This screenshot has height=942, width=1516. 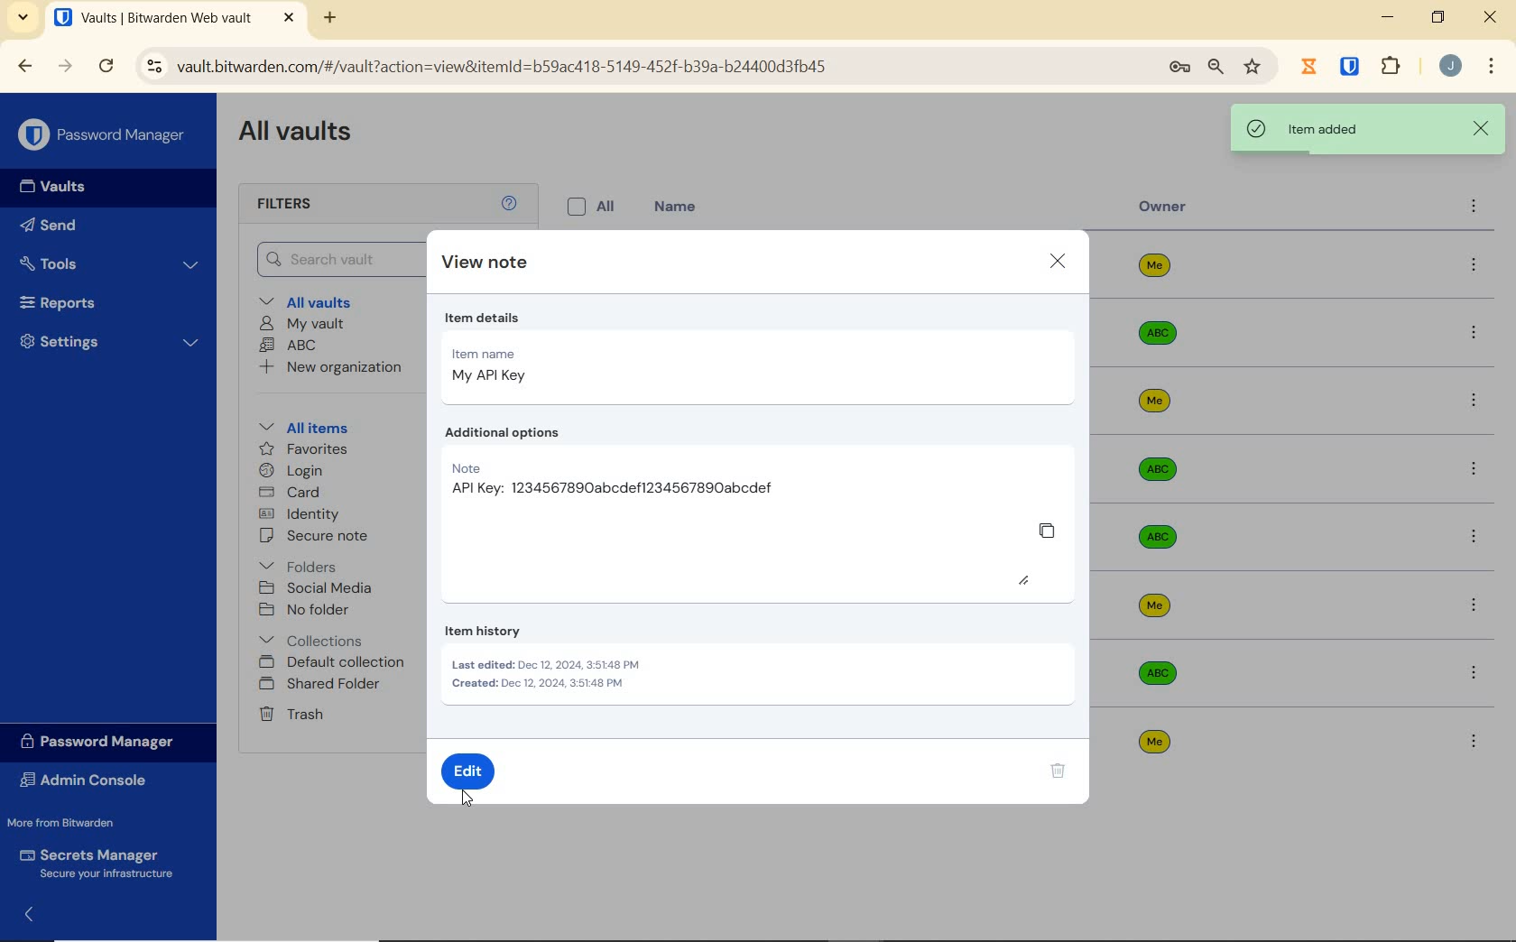 What do you see at coordinates (111, 346) in the screenshot?
I see `Settings` at bounding box center [111, 346].